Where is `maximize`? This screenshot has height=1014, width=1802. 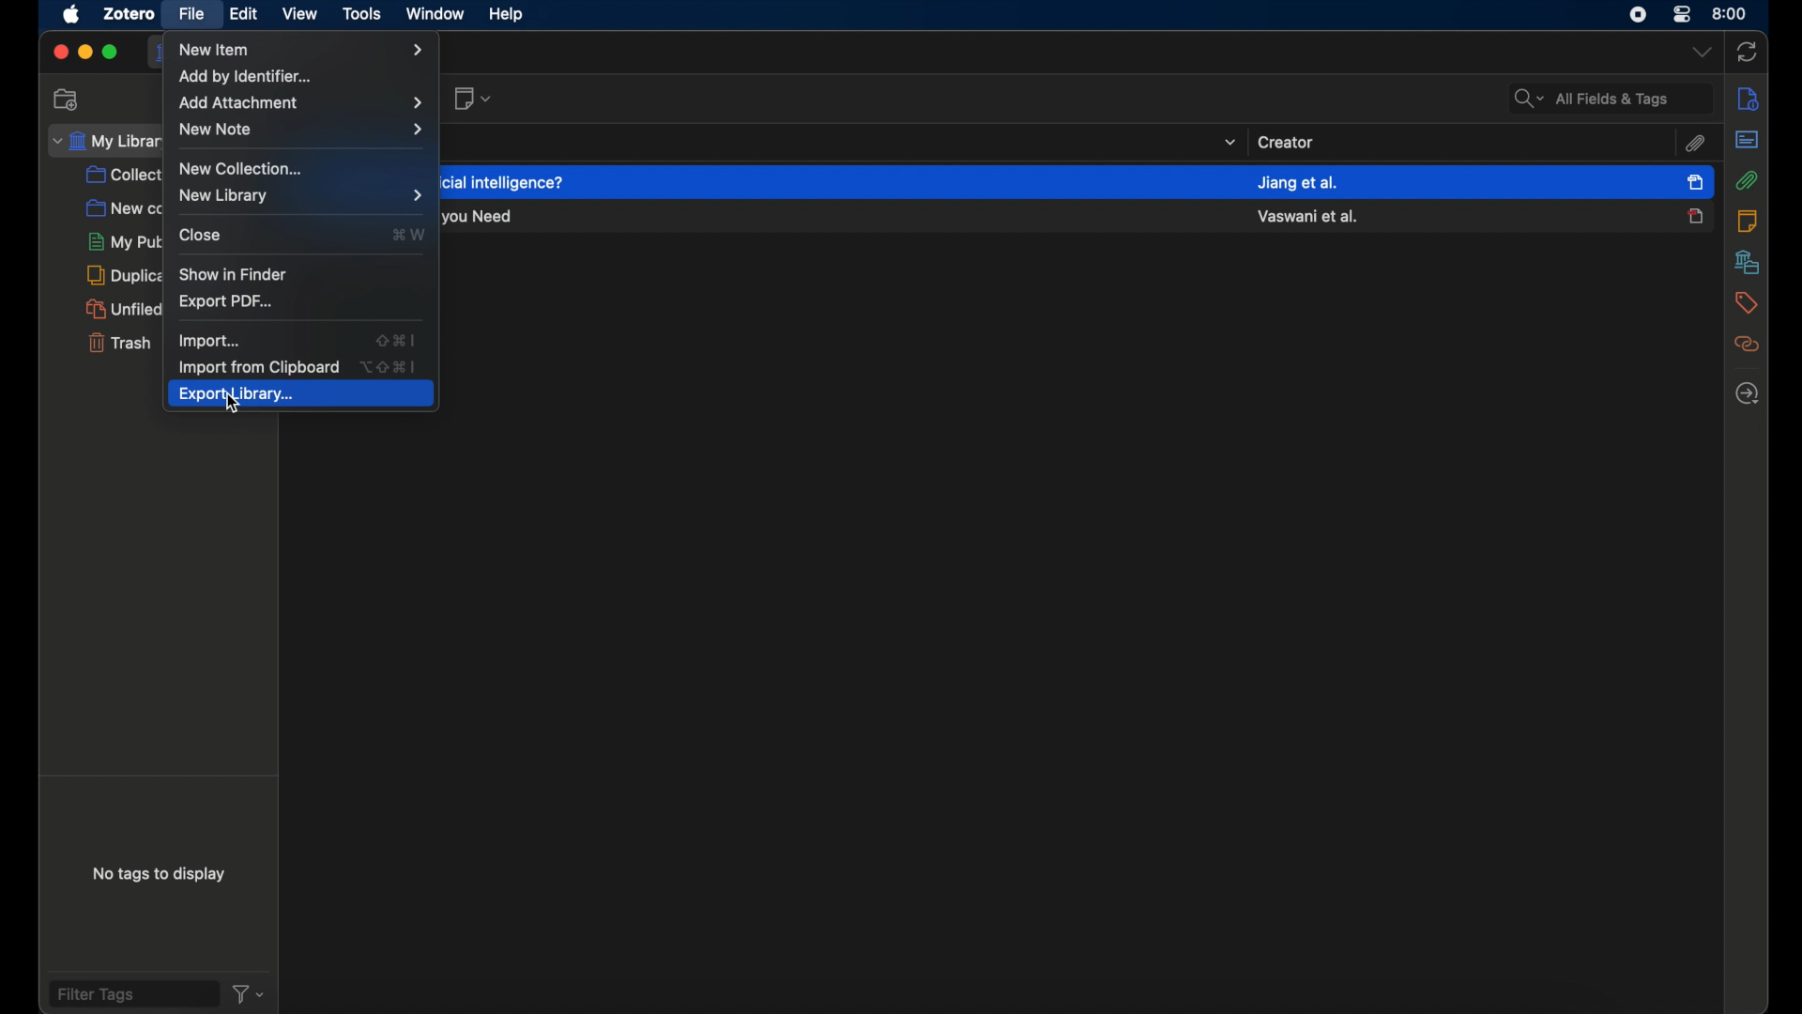 maximize is located at coordinates (112, 53).